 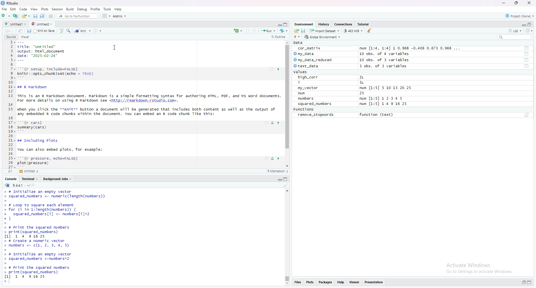 I want to click on Scrollbar up, so click(x=288, y=42).